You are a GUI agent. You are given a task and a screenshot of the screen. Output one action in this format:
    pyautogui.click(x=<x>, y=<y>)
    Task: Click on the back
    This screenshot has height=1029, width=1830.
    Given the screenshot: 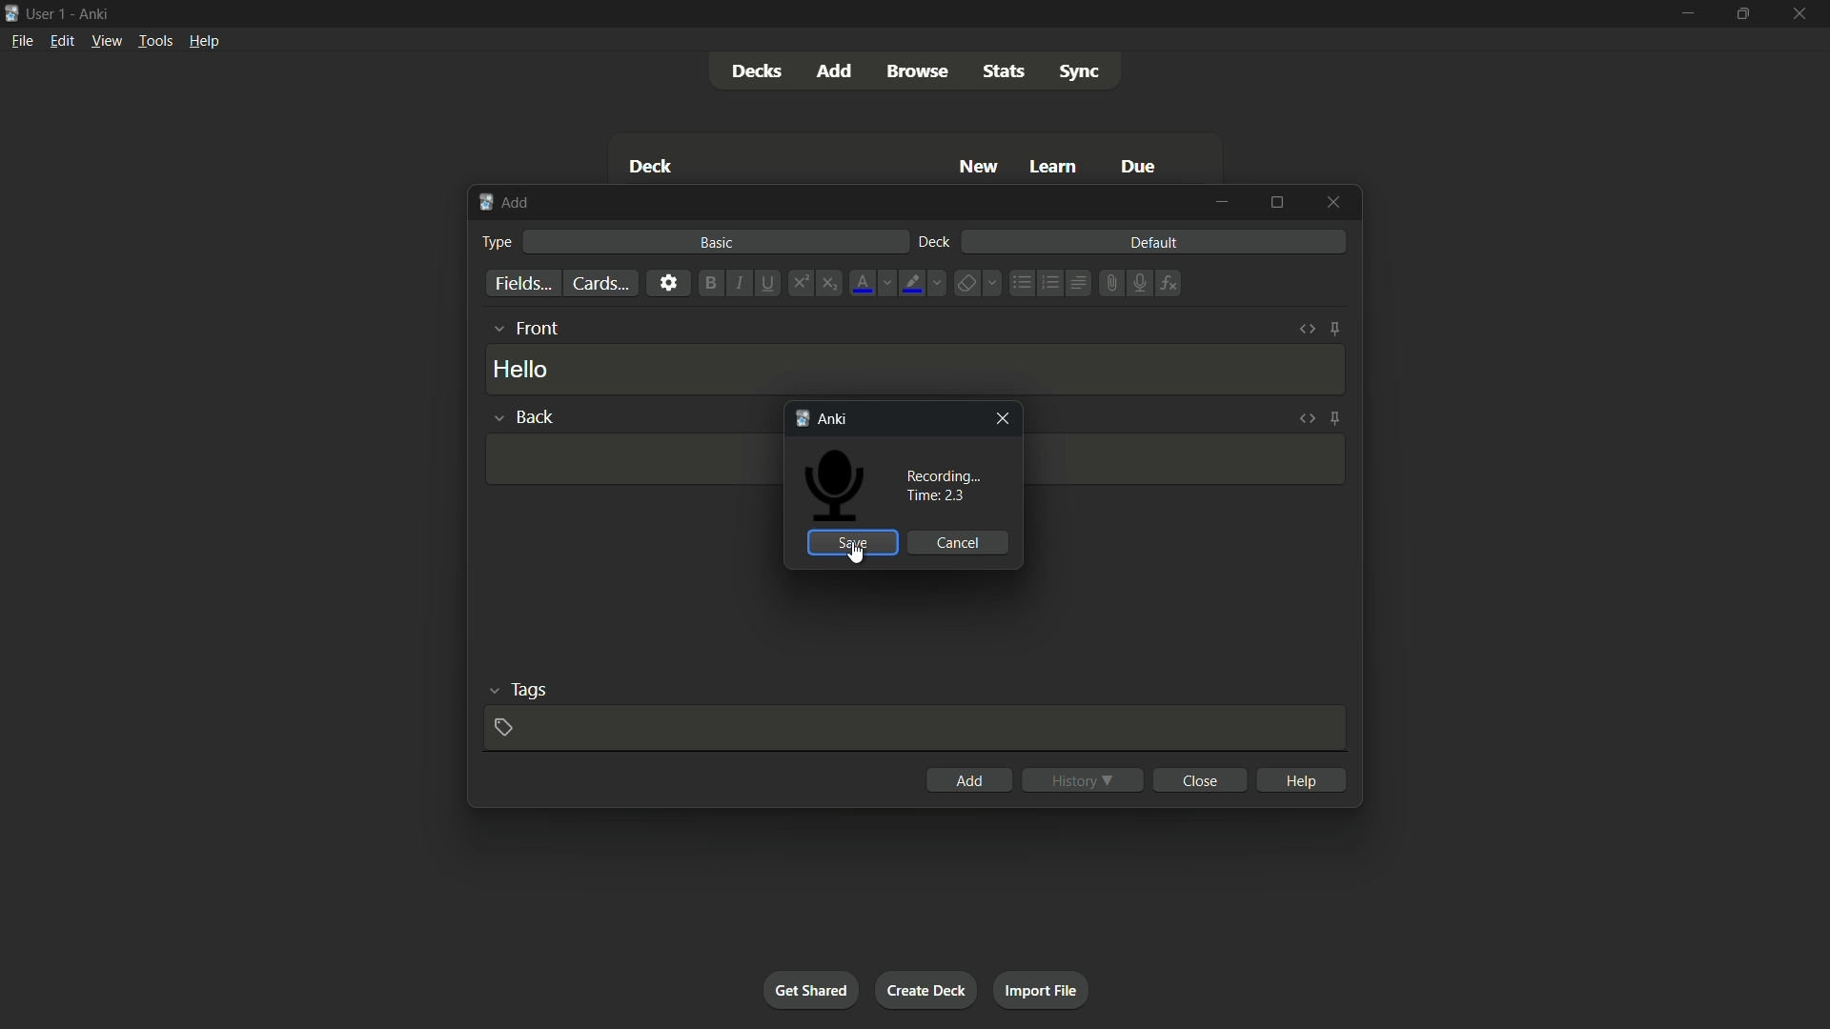 What is the action you would take?
    pyautogui.click(x=520, y=414)
    